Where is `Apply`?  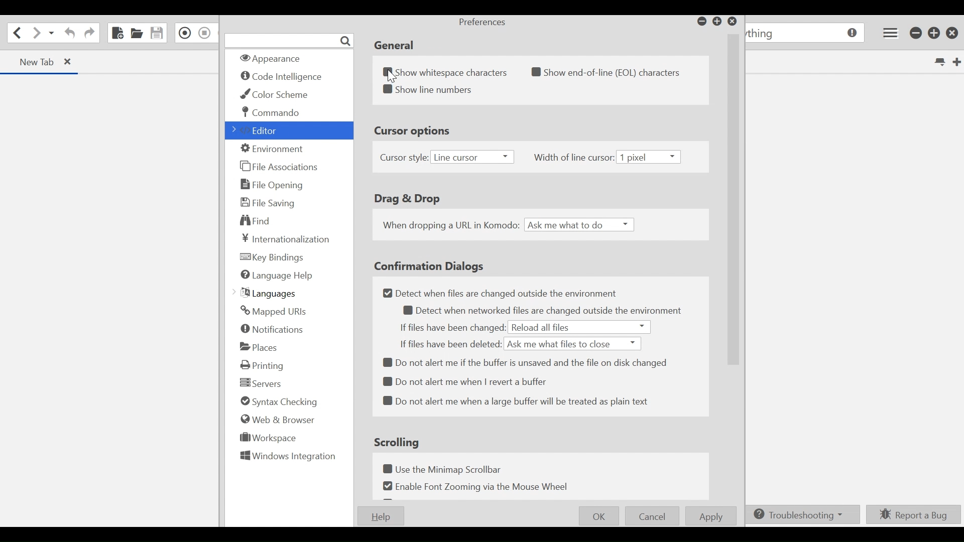
Apply is located at coordinates (712, 515).